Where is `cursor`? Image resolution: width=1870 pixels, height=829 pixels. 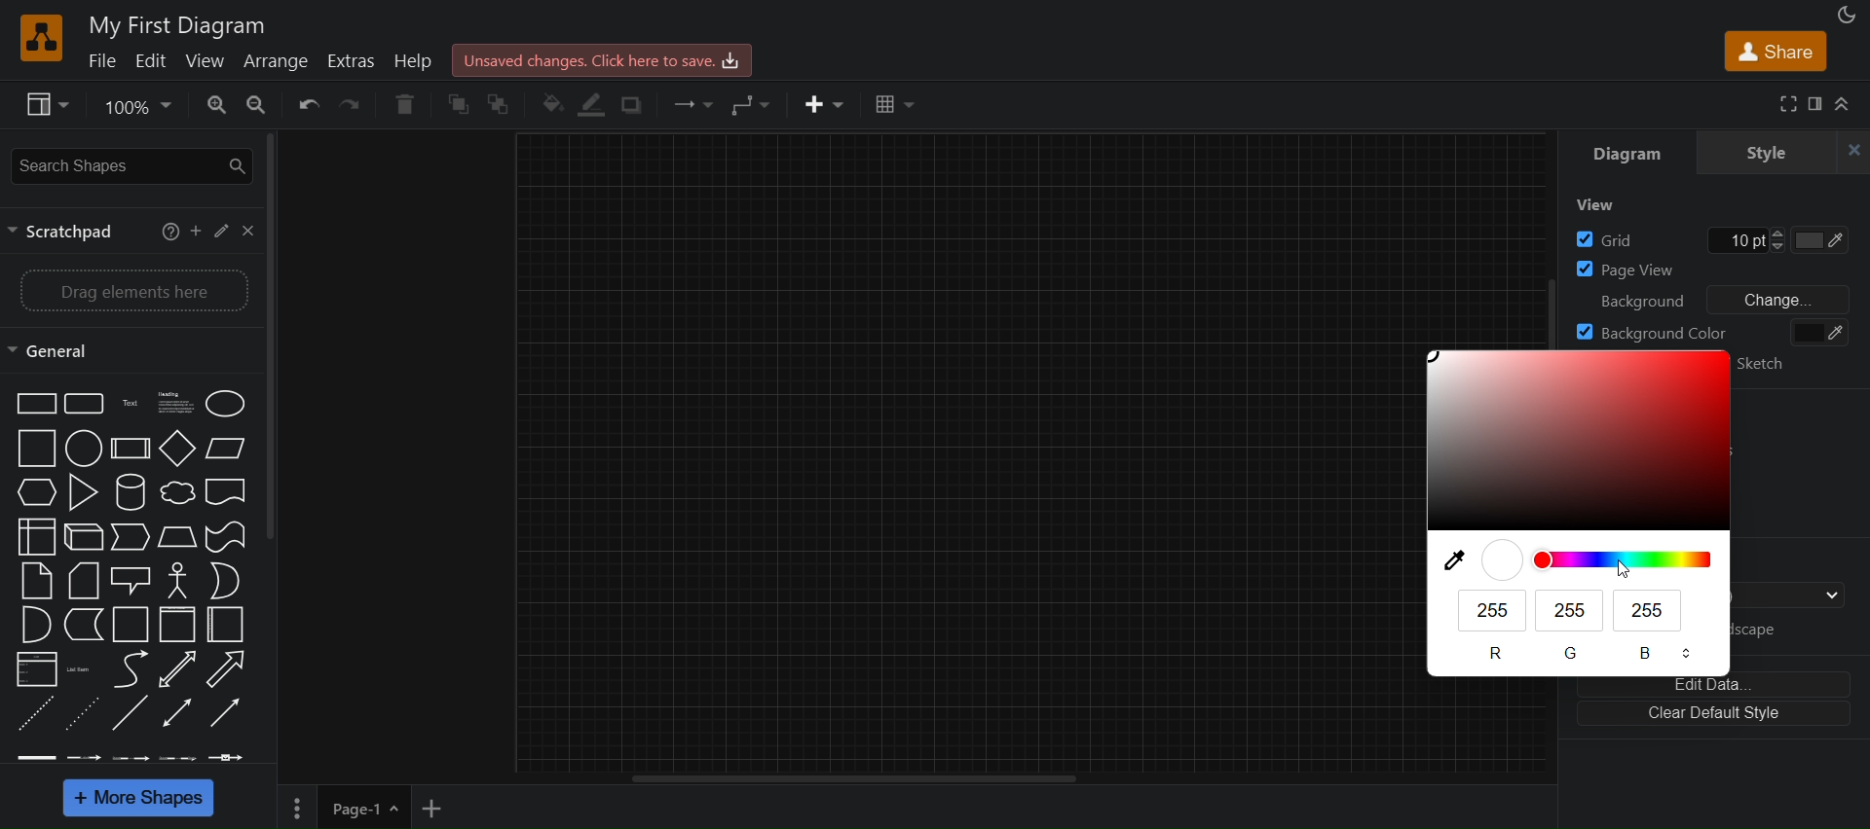 cursor is located at coordinates (1623, 569).